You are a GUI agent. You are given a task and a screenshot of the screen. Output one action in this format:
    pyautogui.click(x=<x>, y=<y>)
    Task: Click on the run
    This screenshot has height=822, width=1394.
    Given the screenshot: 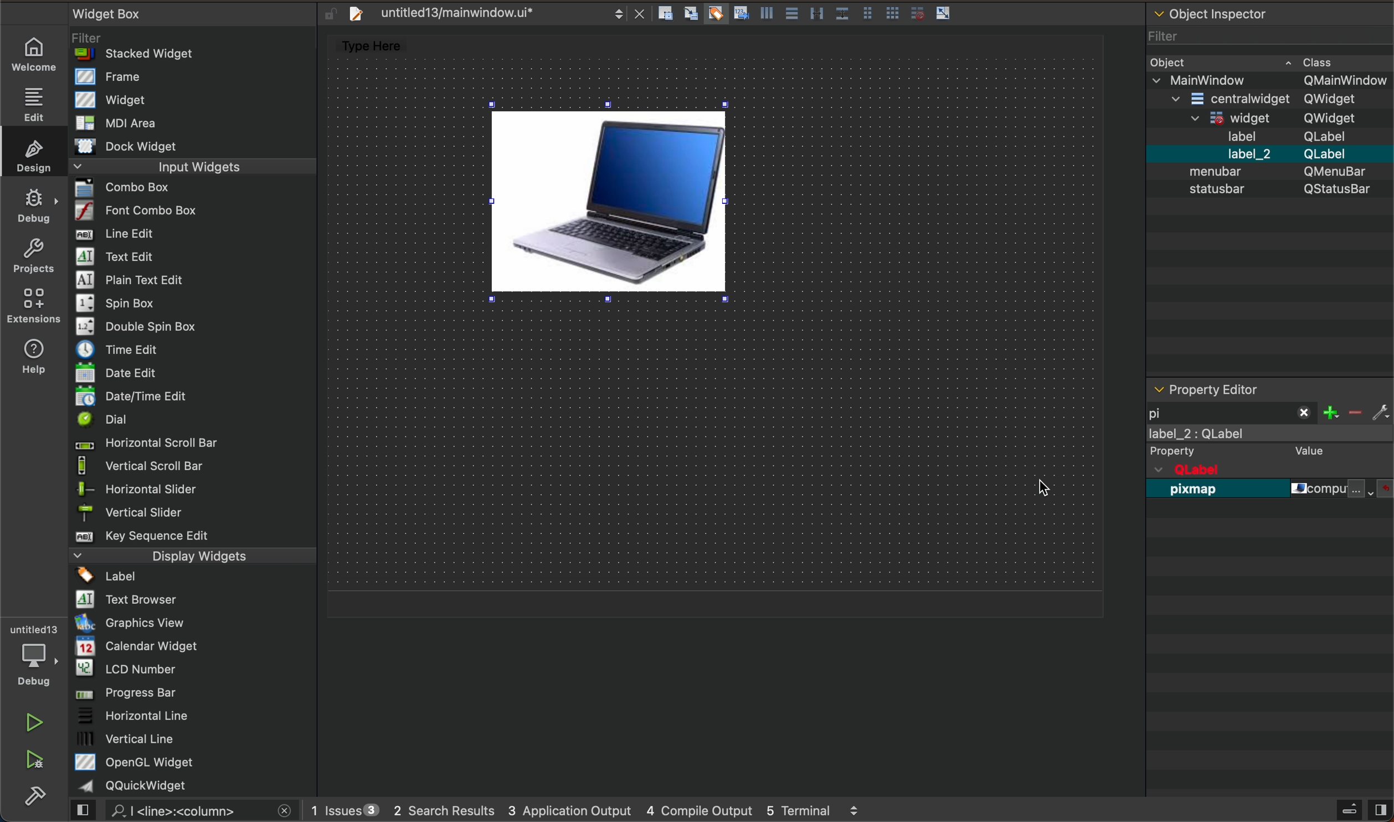 What is the action you would take?
    pyautogui.click(x=33, y=721)
    